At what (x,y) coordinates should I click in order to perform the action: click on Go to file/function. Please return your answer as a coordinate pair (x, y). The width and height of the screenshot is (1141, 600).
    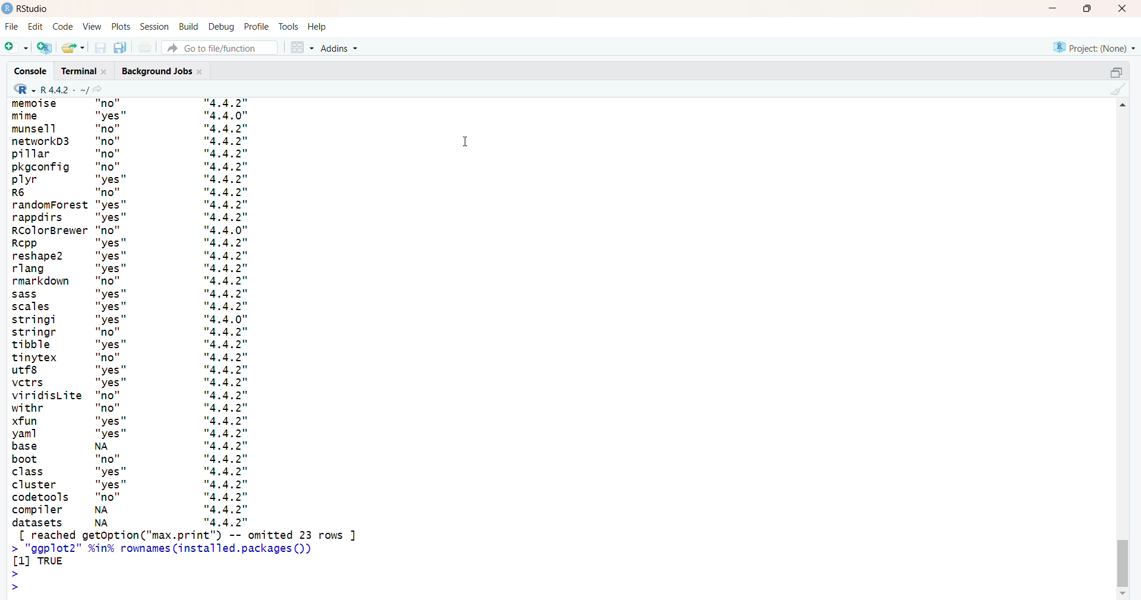
    Looking at the image, I should click on (222, 48).